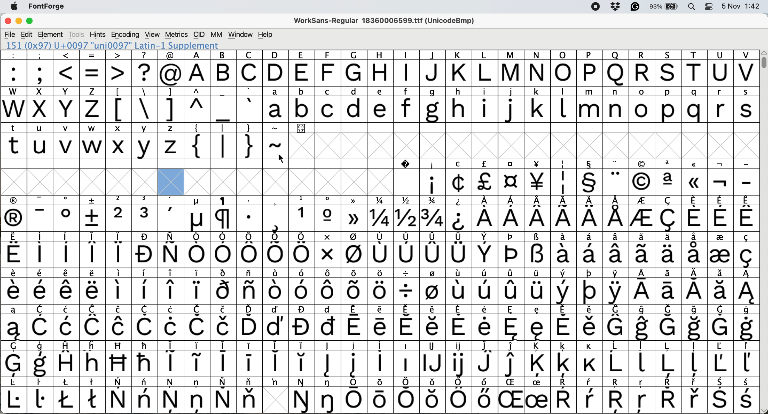 The image size is (768, 414). What do you see at coordinates (432, 286) in the screenshot?
I see `symbol` at bounding box center [432, 286].